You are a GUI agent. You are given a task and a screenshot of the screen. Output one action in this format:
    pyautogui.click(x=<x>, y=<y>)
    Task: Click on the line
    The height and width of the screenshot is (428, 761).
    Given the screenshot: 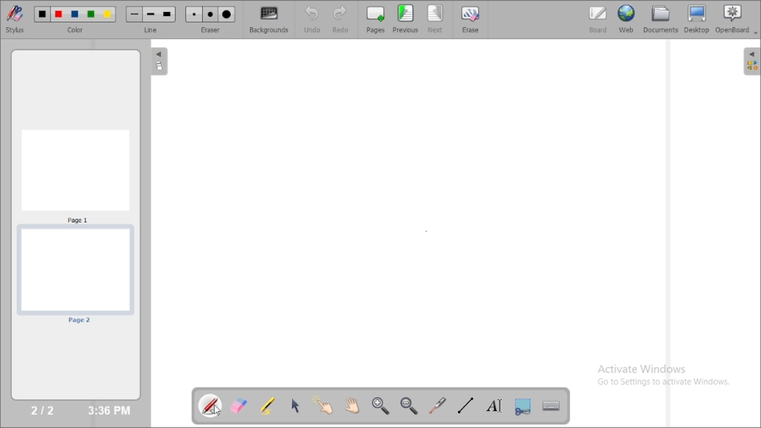 What is the action you would take?
    pyautogui.click(x=152, y=30)
    